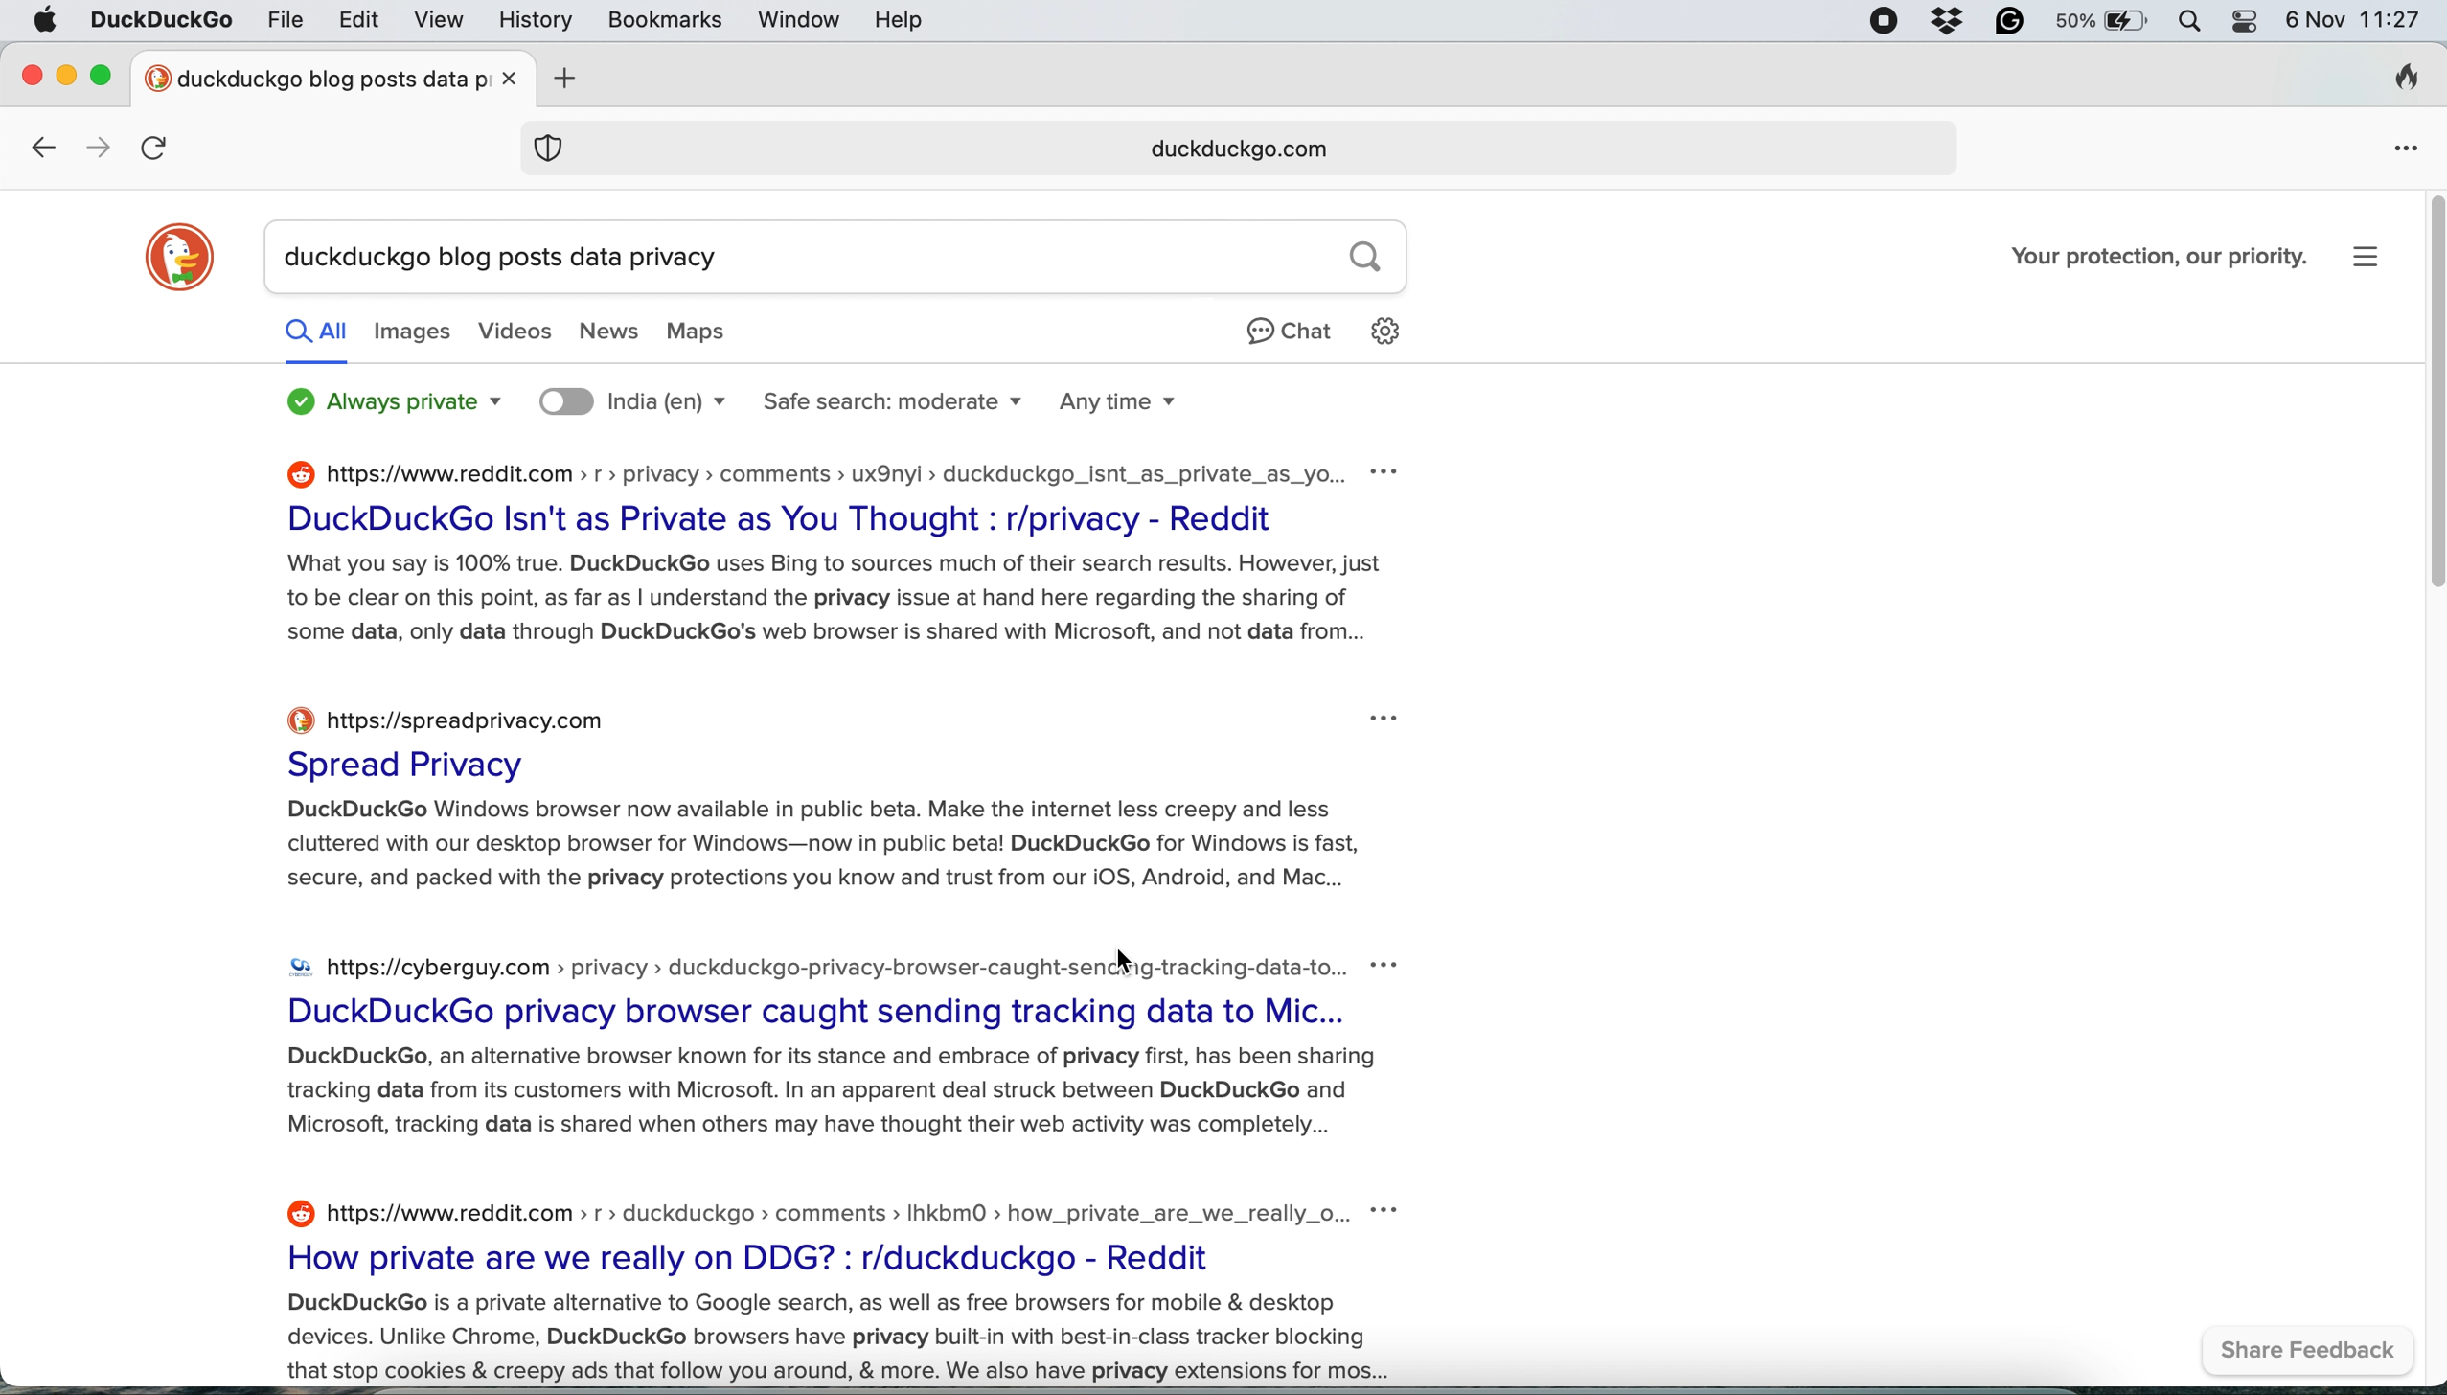 This screenshot has width=2447, height=1395. I want to click on close, so click(508, 82).